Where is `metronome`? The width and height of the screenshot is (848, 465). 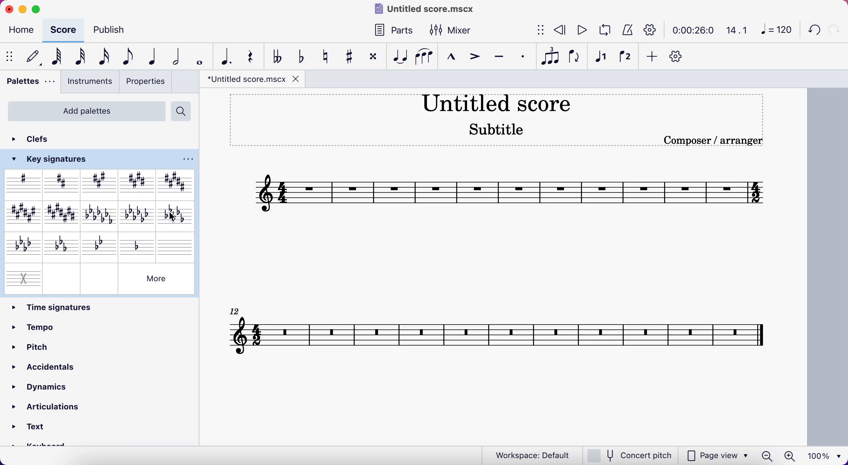 metronome is located at coordinates (626, 30).